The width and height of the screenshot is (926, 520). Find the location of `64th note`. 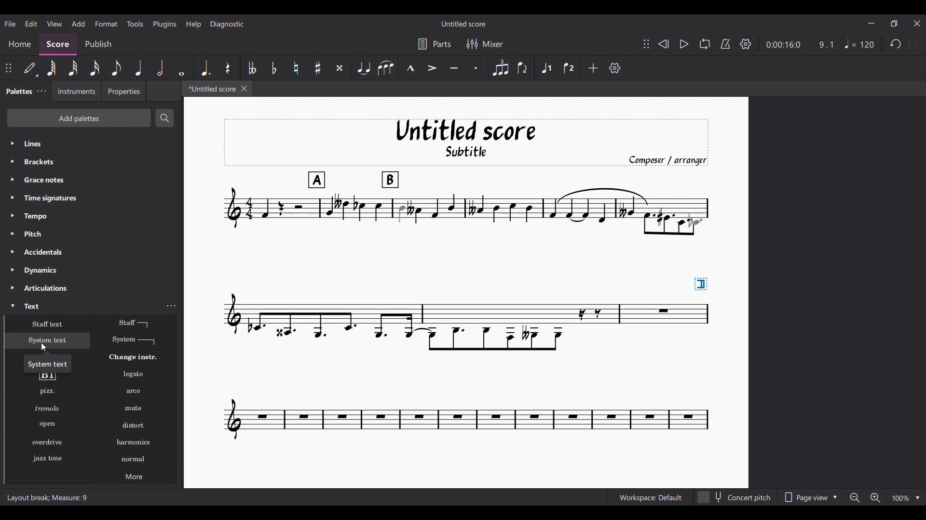

64th note is located at coordinates (52, 68).